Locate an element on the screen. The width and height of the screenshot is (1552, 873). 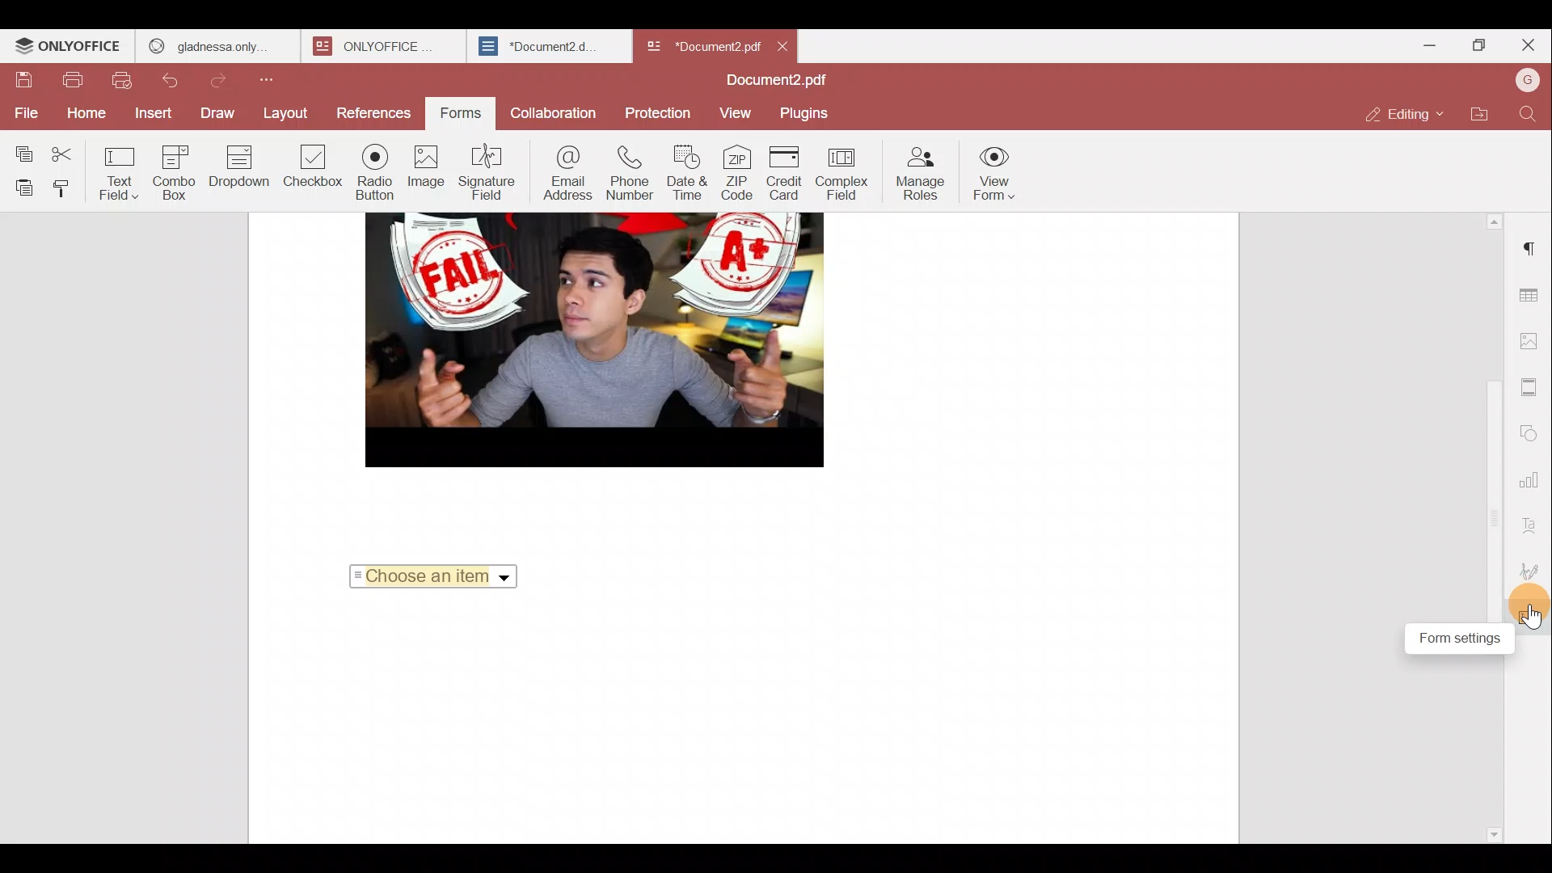
Save is located at coordinates (24, 81).